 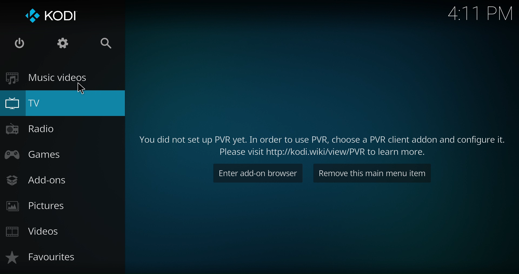 I want to click on Videos, so click(x=62, y=231).